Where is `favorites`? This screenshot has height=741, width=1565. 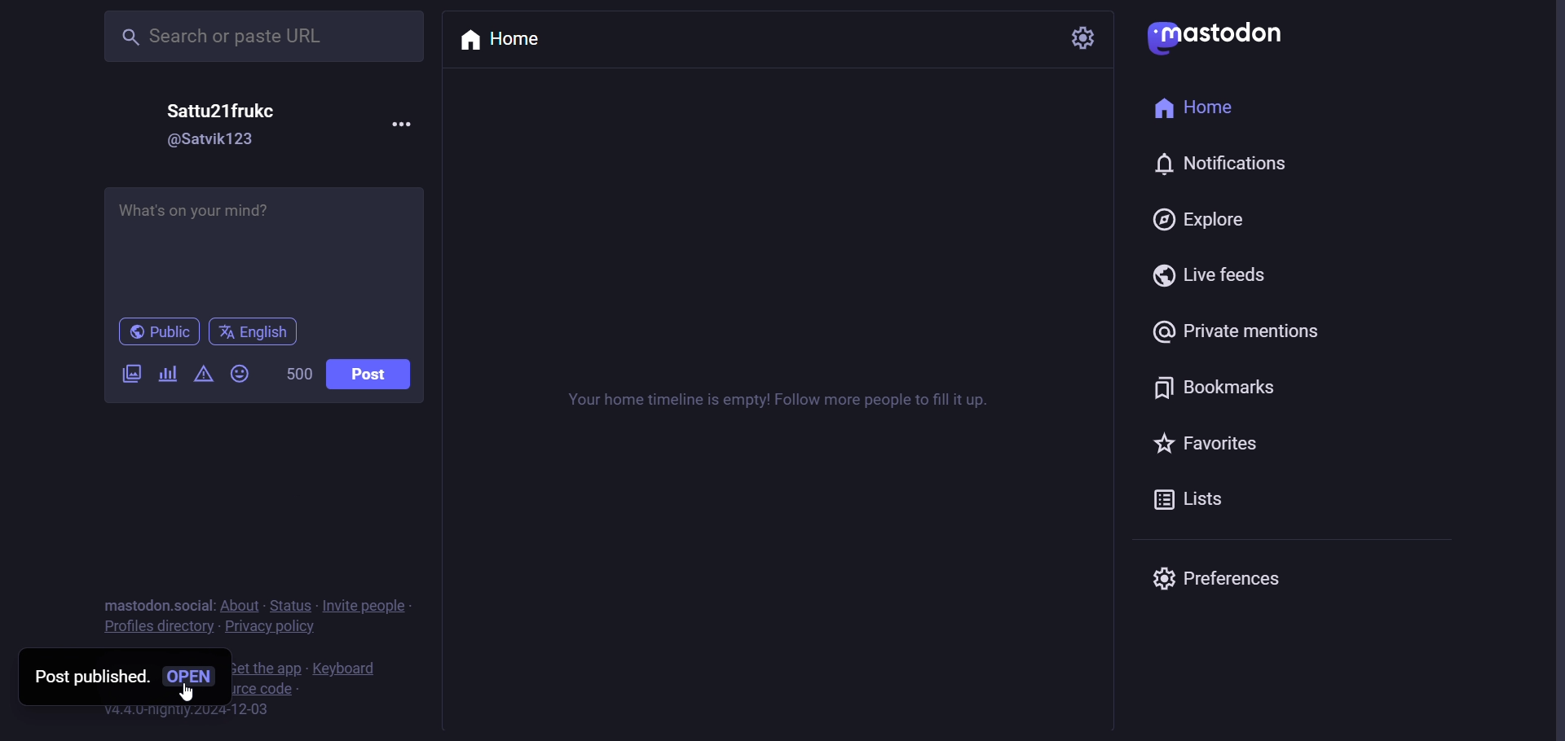
favorites is located at coordinates (1208, 445).